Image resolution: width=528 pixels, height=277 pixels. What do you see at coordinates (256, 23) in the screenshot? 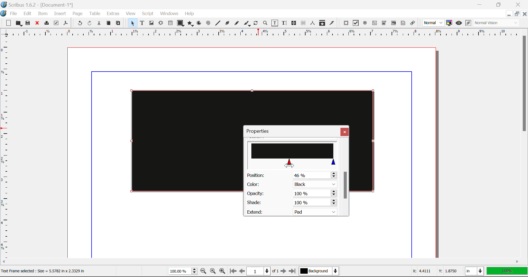
I see `Rotate` at bounding box center [256, 23].